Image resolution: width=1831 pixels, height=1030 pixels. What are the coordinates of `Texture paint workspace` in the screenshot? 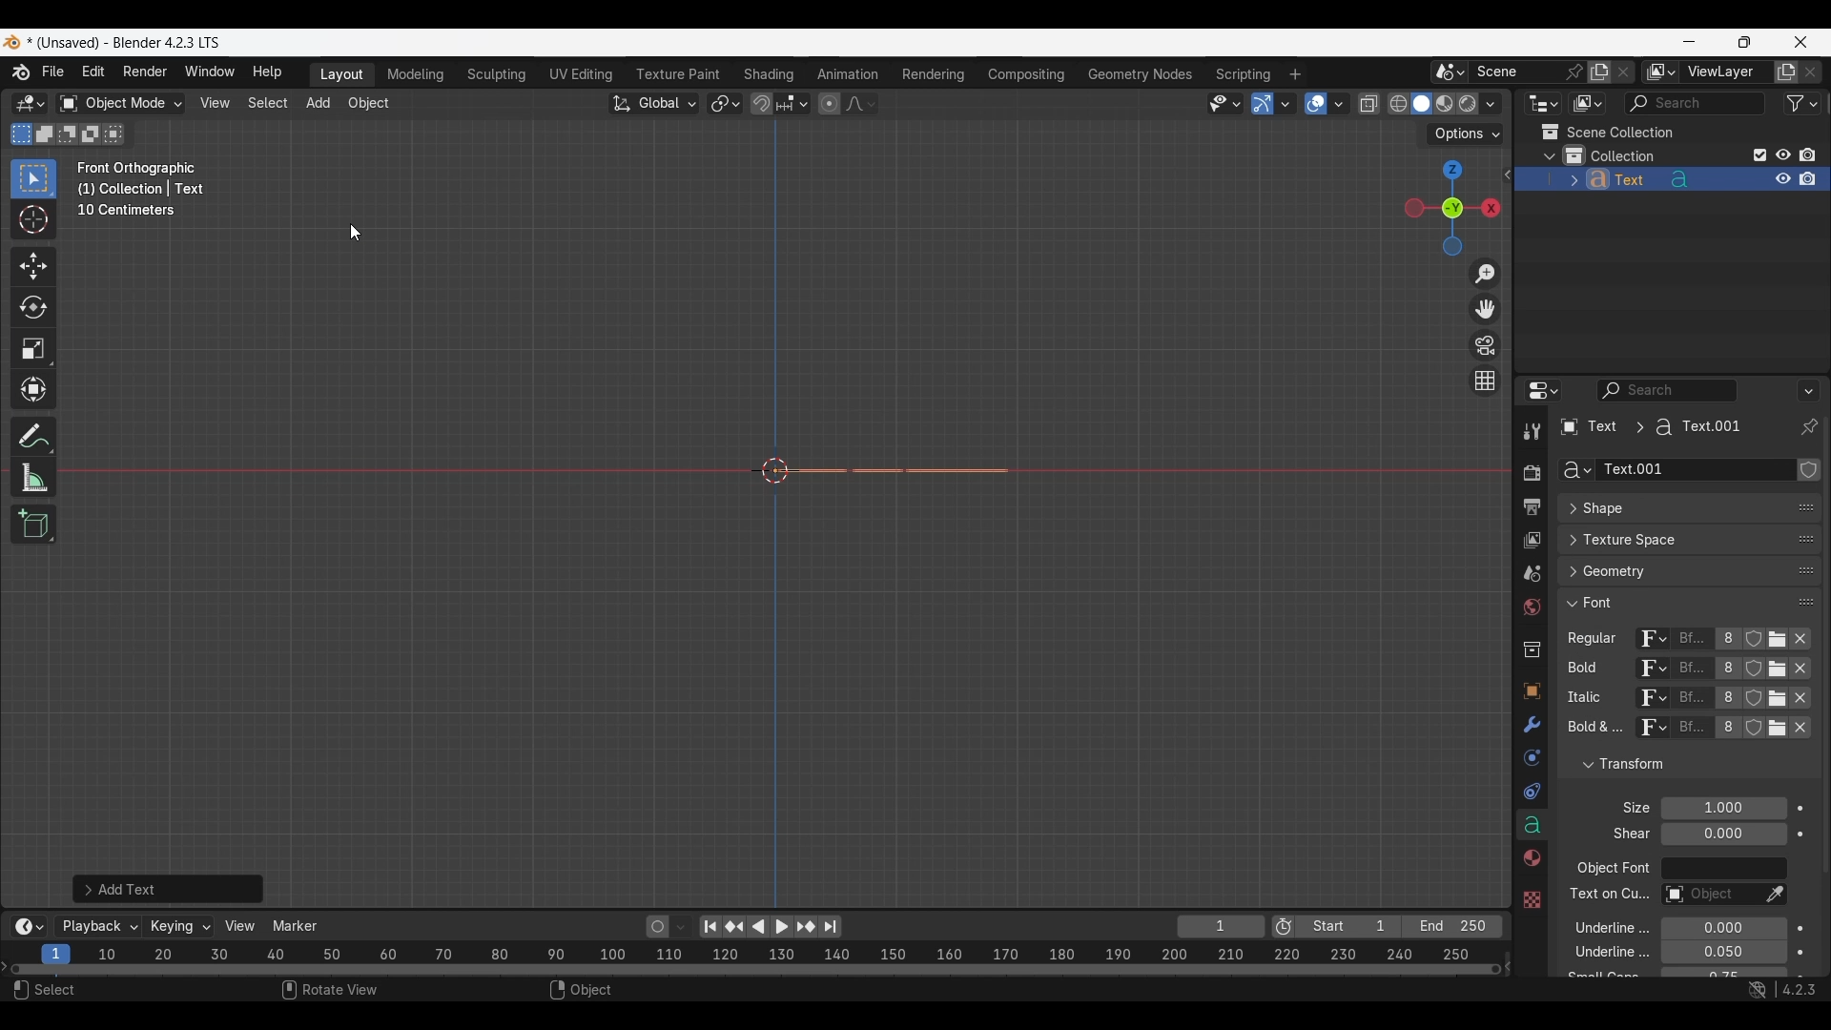 It's located at (680, 74).